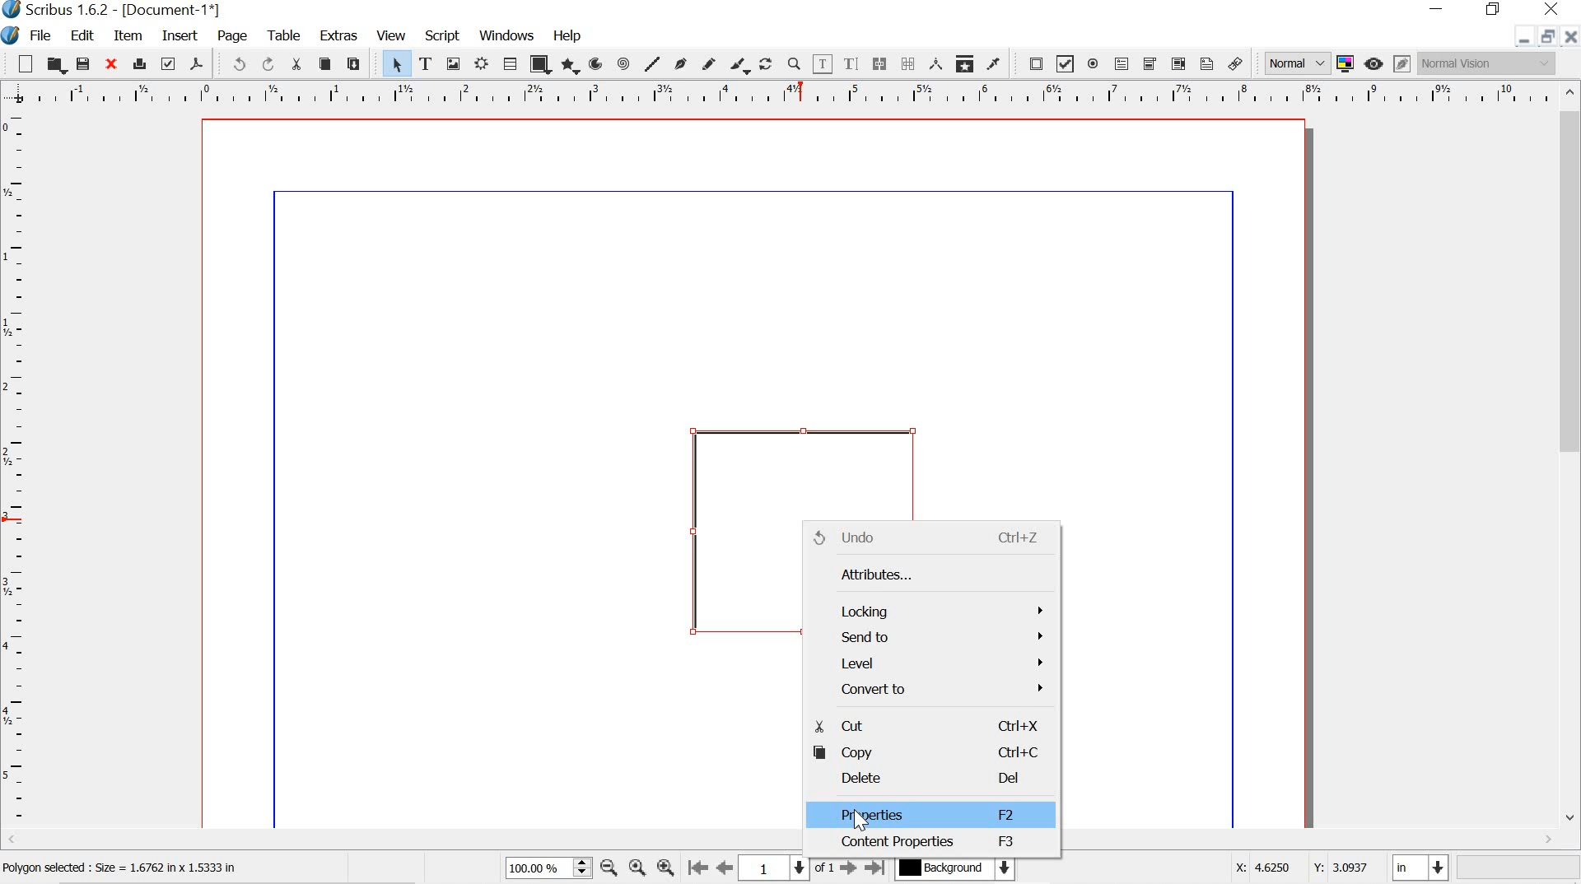 Image resolution: width=1581 pixels, height=884 pixels. What do you see at coordinates (529, 871) in the screenshot?
I see `100.00%` at bounding box center [529, 871].